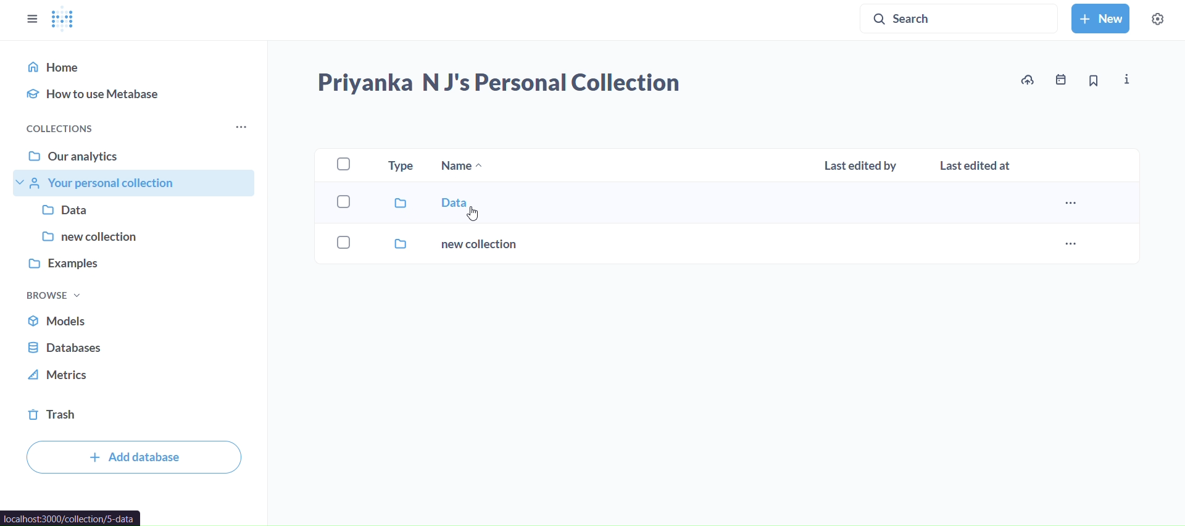  I want to click on search , so click(960, 20).